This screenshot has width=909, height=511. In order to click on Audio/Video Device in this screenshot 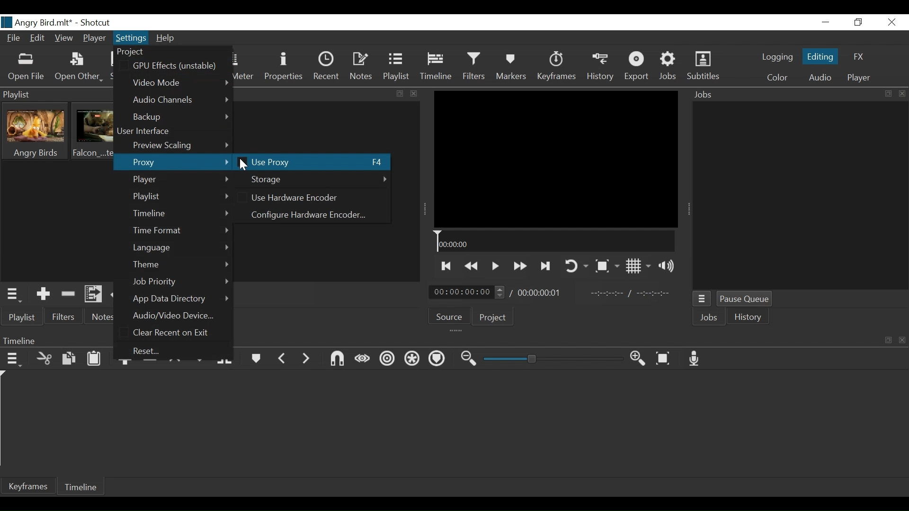, I will do `click(178, 315)`.